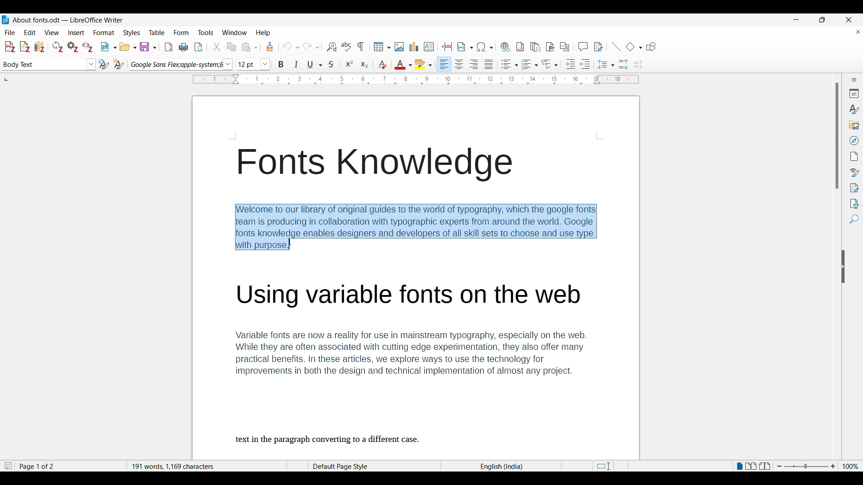 The height and width of the screenshot is (485, 863). I want to click on Text color options, so click(404, 64).